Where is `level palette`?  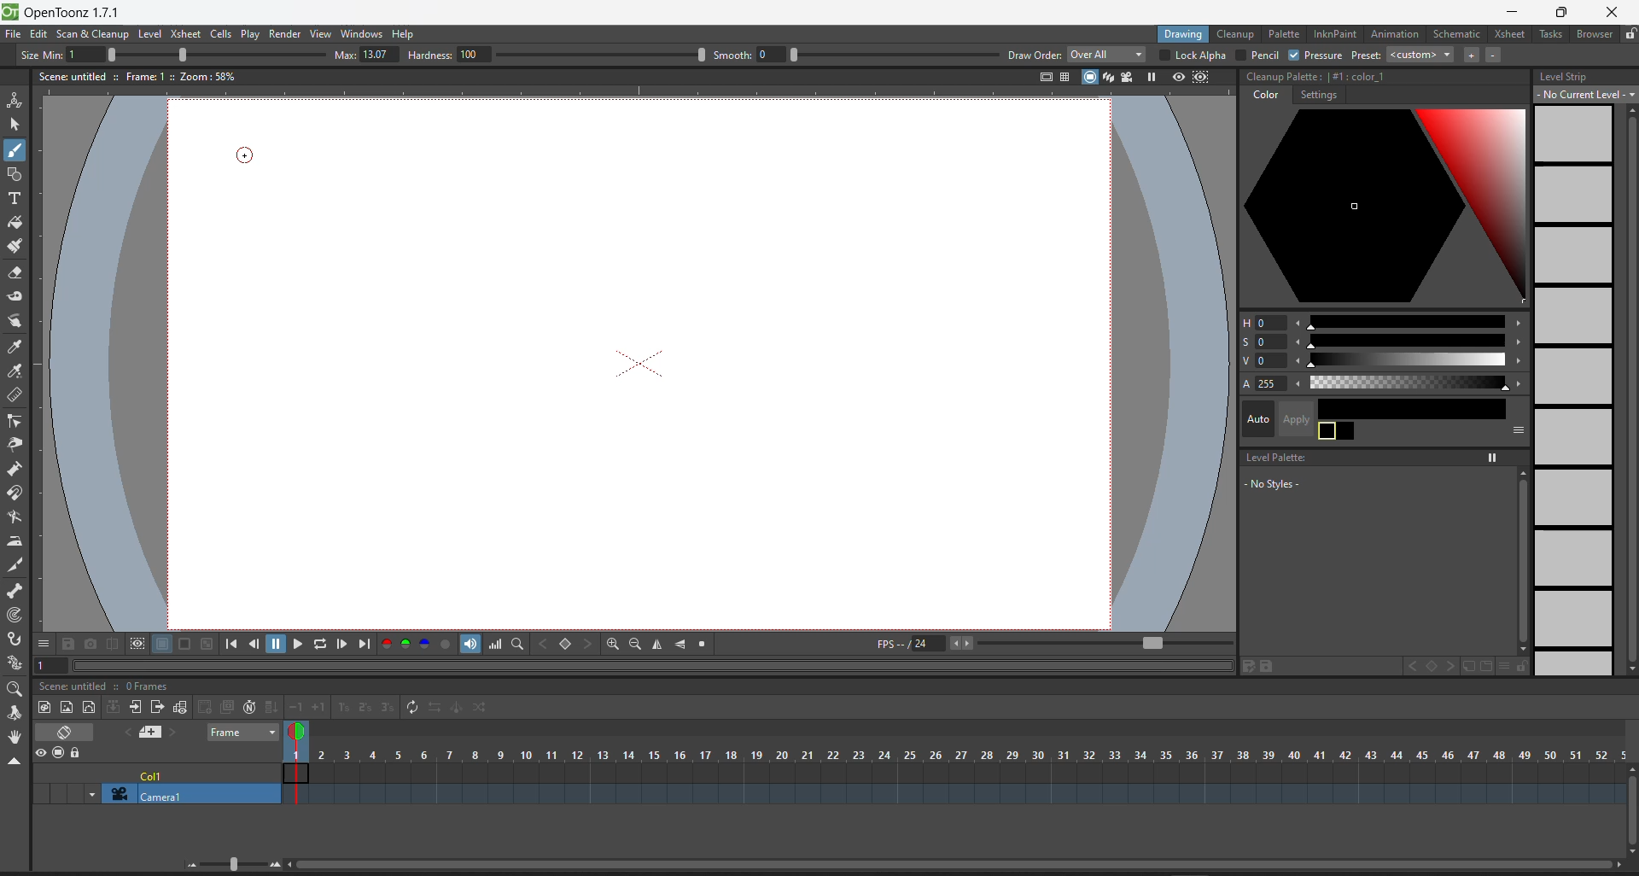
level palette is located at coordinates (1272, 458).